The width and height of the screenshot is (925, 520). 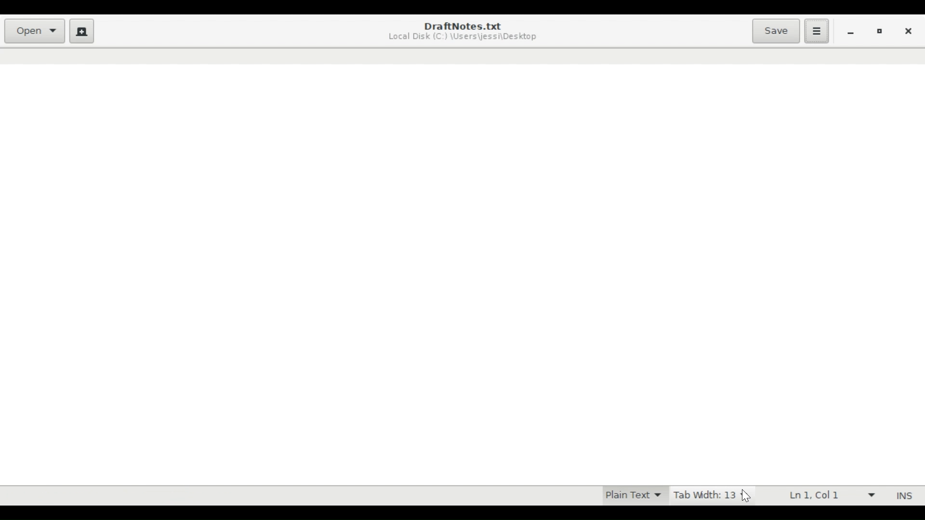 What do you see at coordinates (902, 496) in the screenshot?
I see `Insert Mode` at bounding box center [902, 496].